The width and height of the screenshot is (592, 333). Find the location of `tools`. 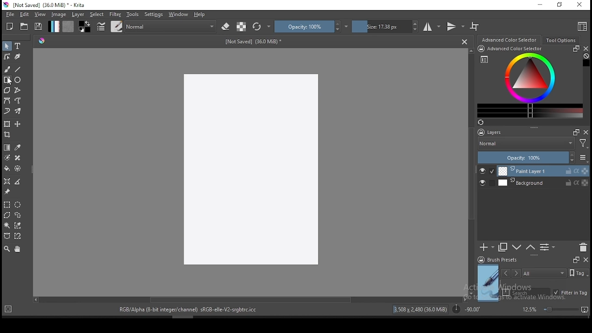

tools is located at coordinates (133, 14).